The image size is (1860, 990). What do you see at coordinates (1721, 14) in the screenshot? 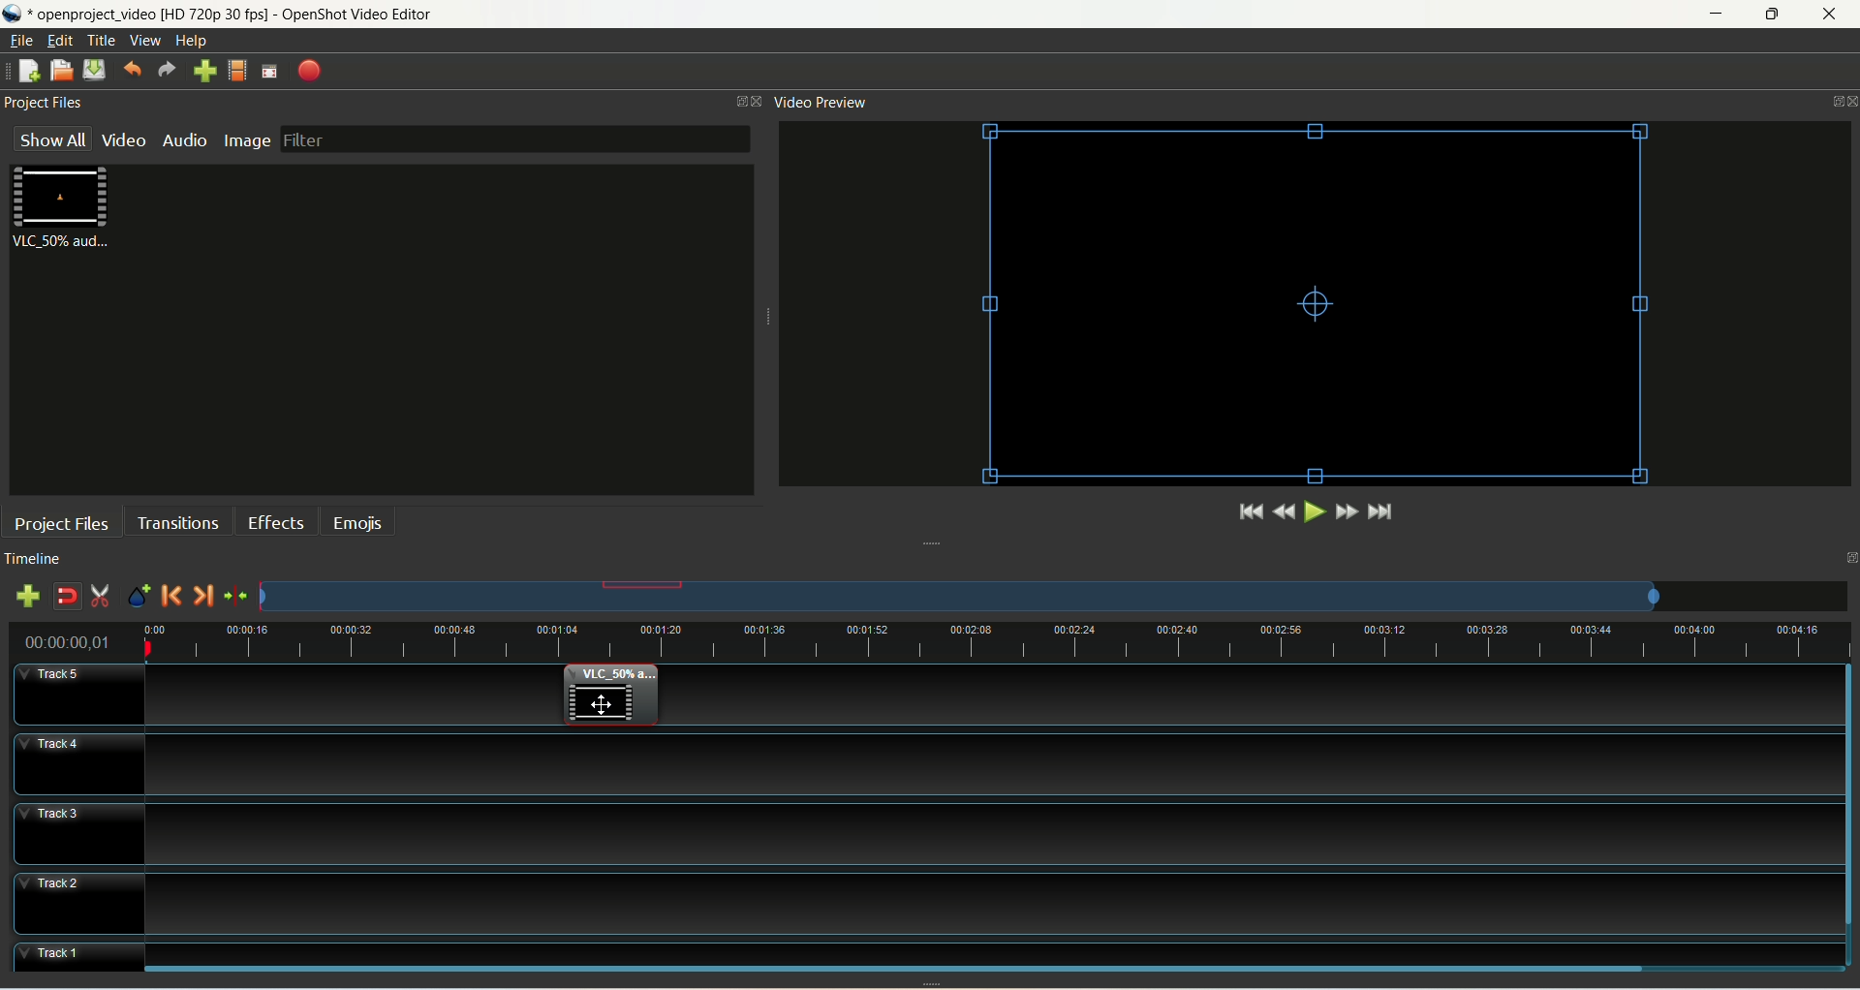
I see `minimize` at bounding box center [1721, 14].